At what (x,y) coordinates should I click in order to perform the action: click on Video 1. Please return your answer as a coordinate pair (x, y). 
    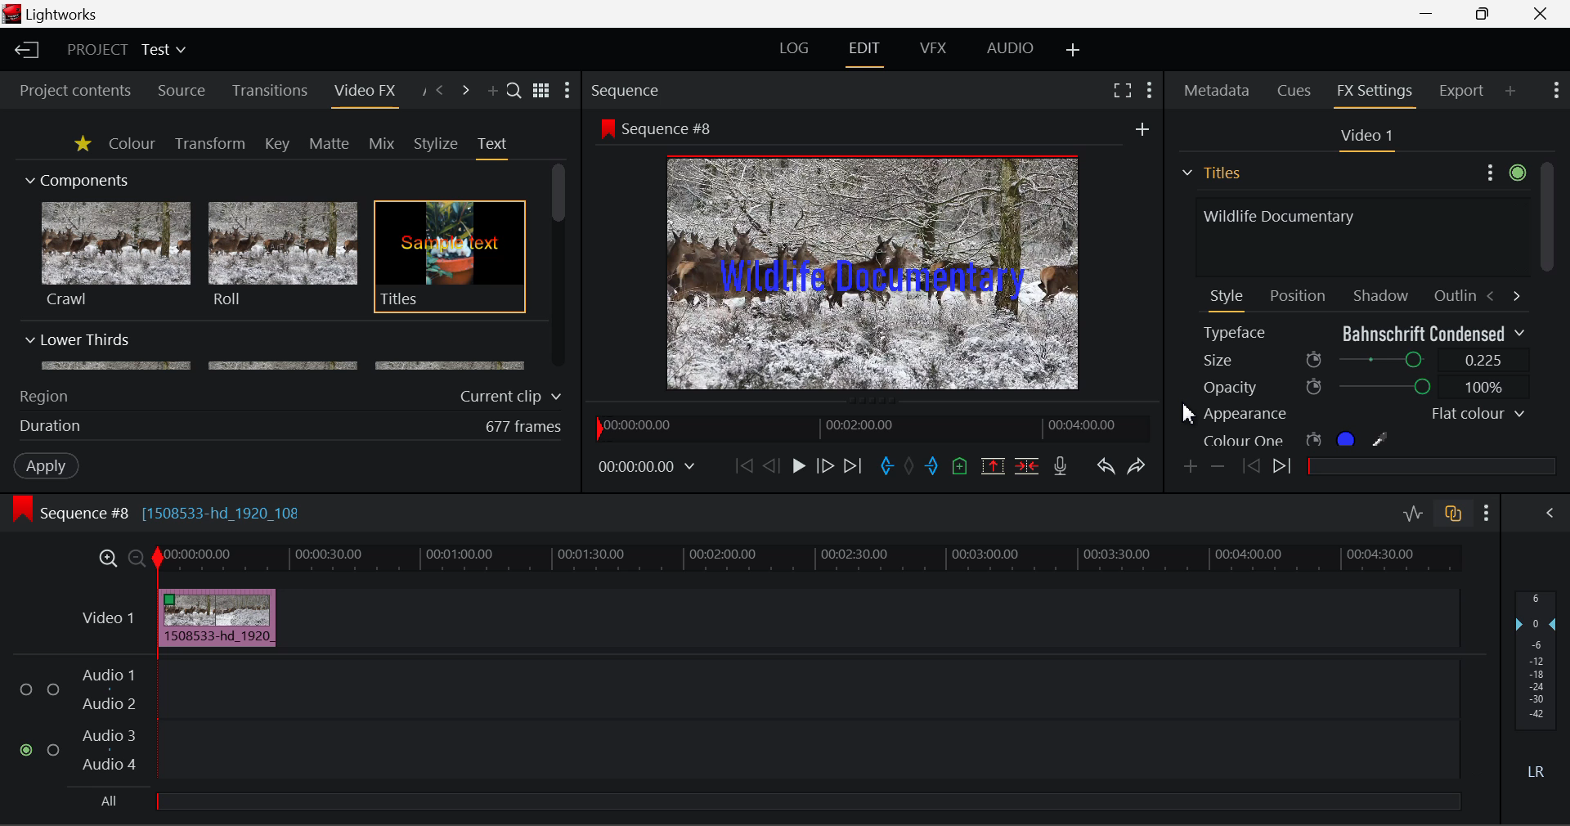
    Looking at the image, I should click on (110, 617).